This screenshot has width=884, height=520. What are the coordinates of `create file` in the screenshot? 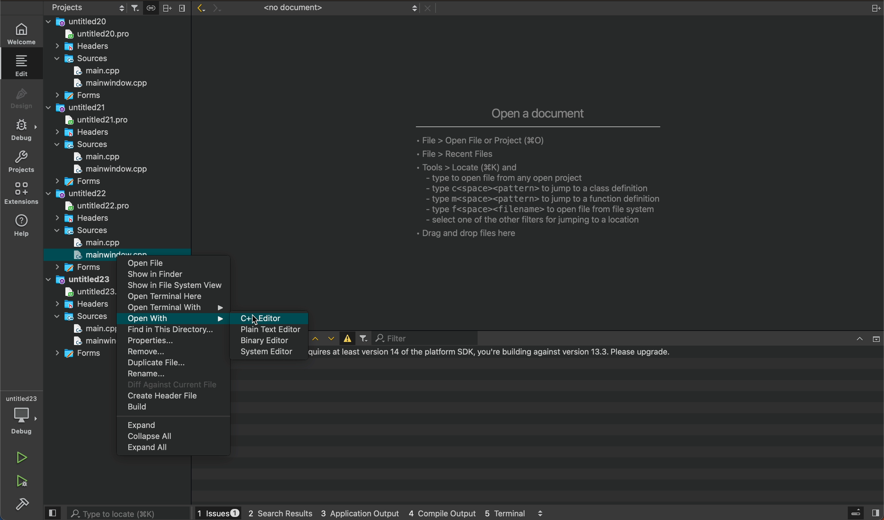 It's located at (171, 396).